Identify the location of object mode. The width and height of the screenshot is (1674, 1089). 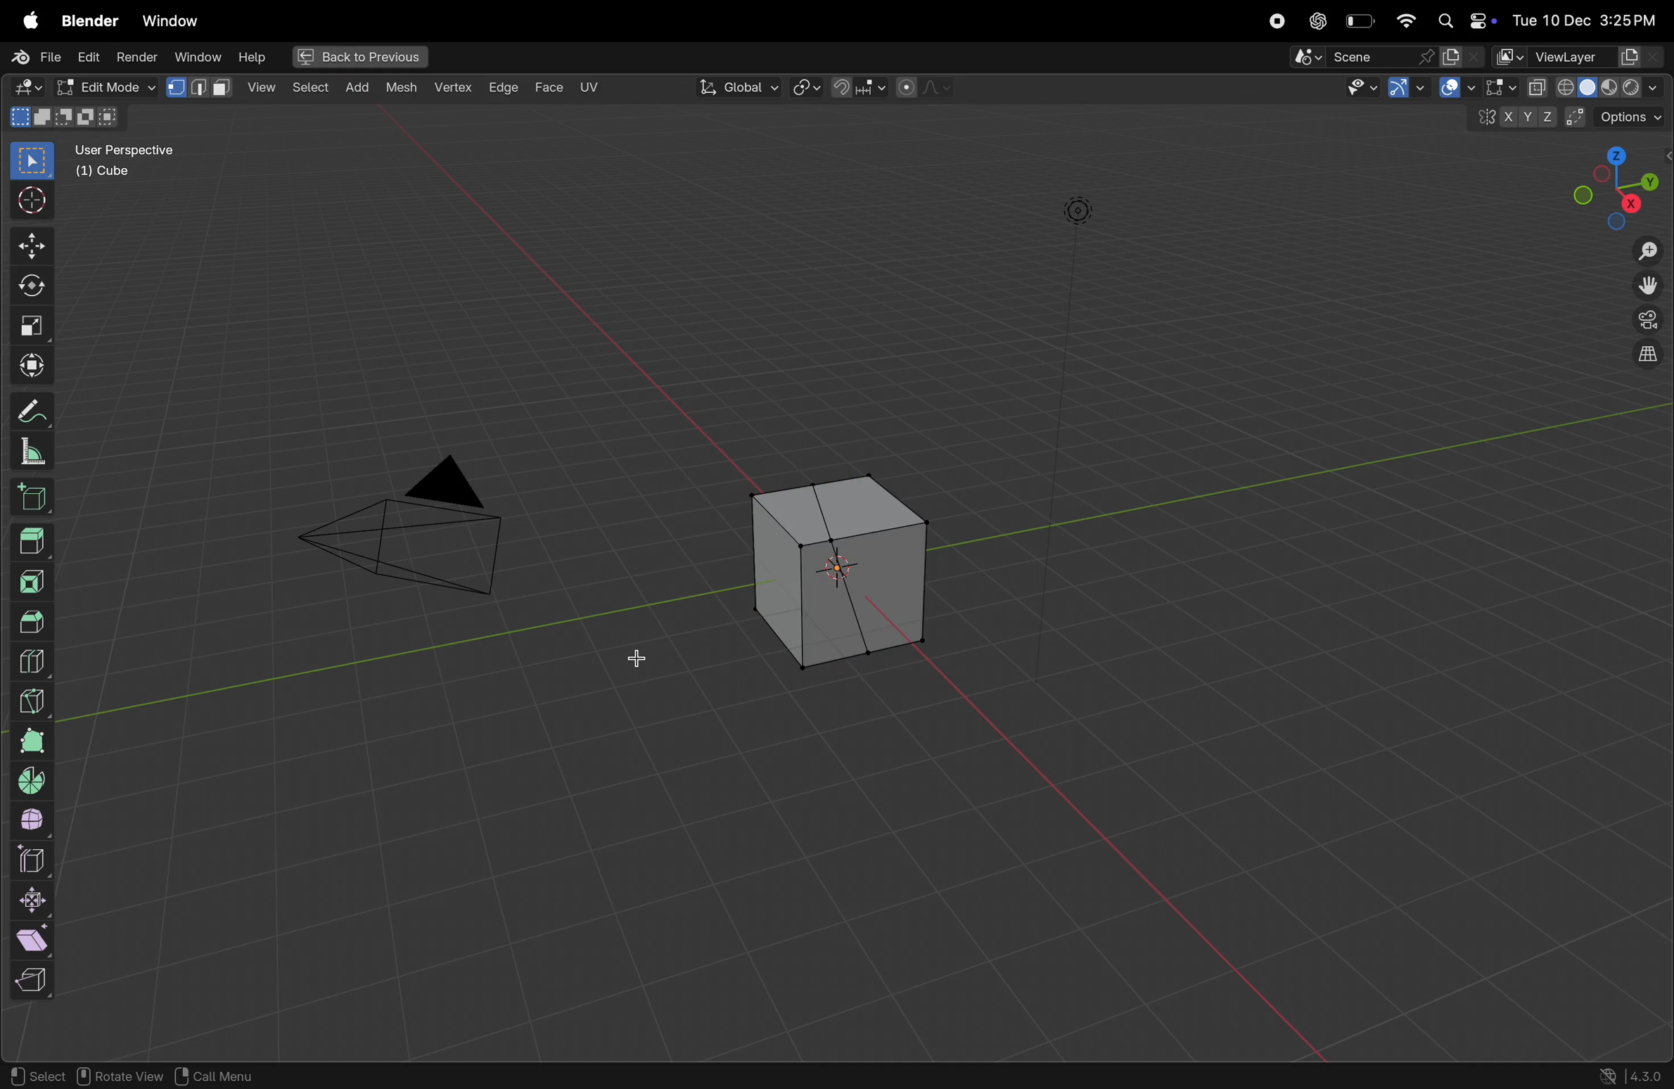
(103, 86).